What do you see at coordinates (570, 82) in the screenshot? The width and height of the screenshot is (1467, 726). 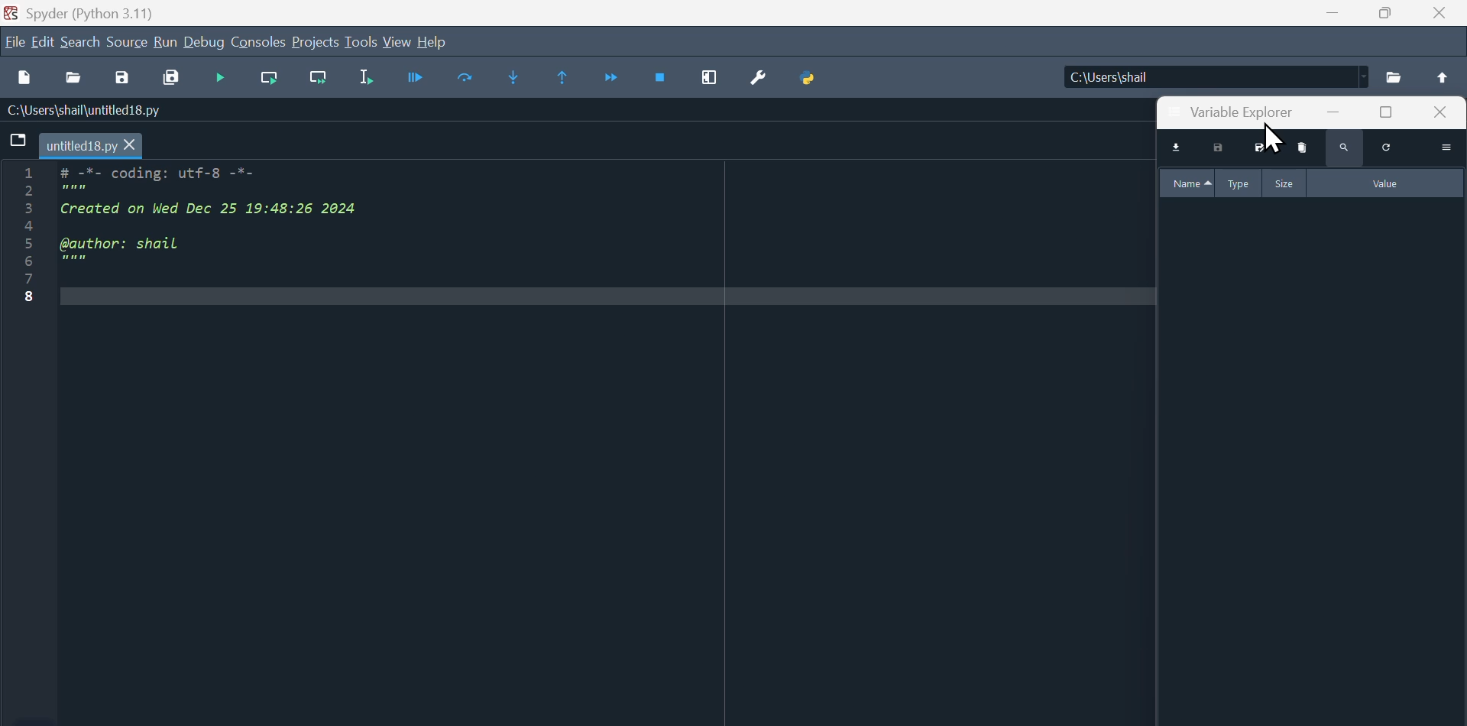 I see `Run untill Current function teturns` at bounding box center [570, 82].